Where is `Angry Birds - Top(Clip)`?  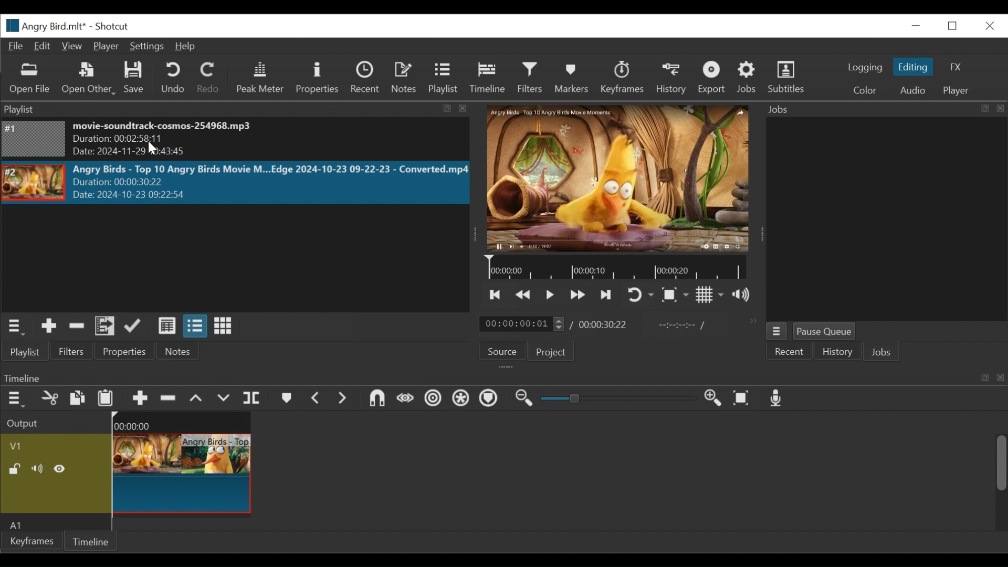
Angry Birds - Top(Clip) is located at coordinates (182, 474).